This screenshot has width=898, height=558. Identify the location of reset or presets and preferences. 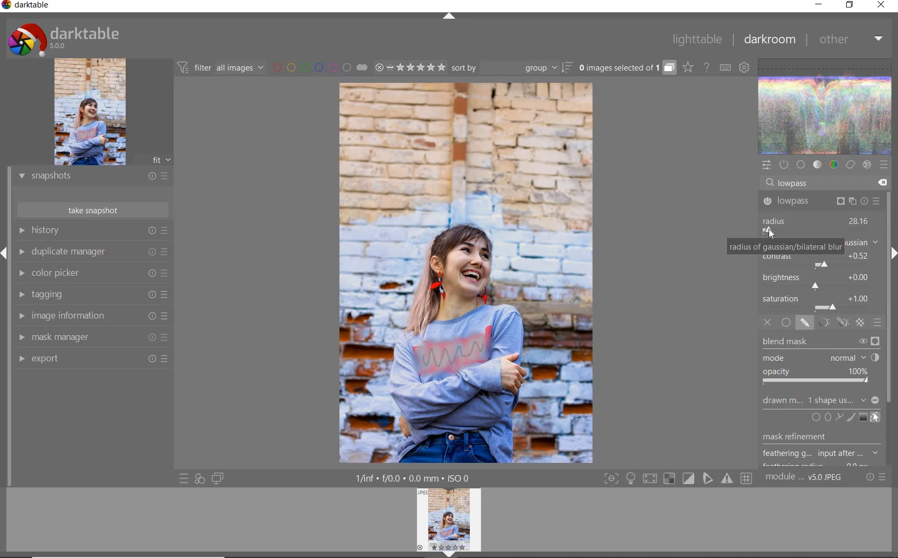
(877, 477).